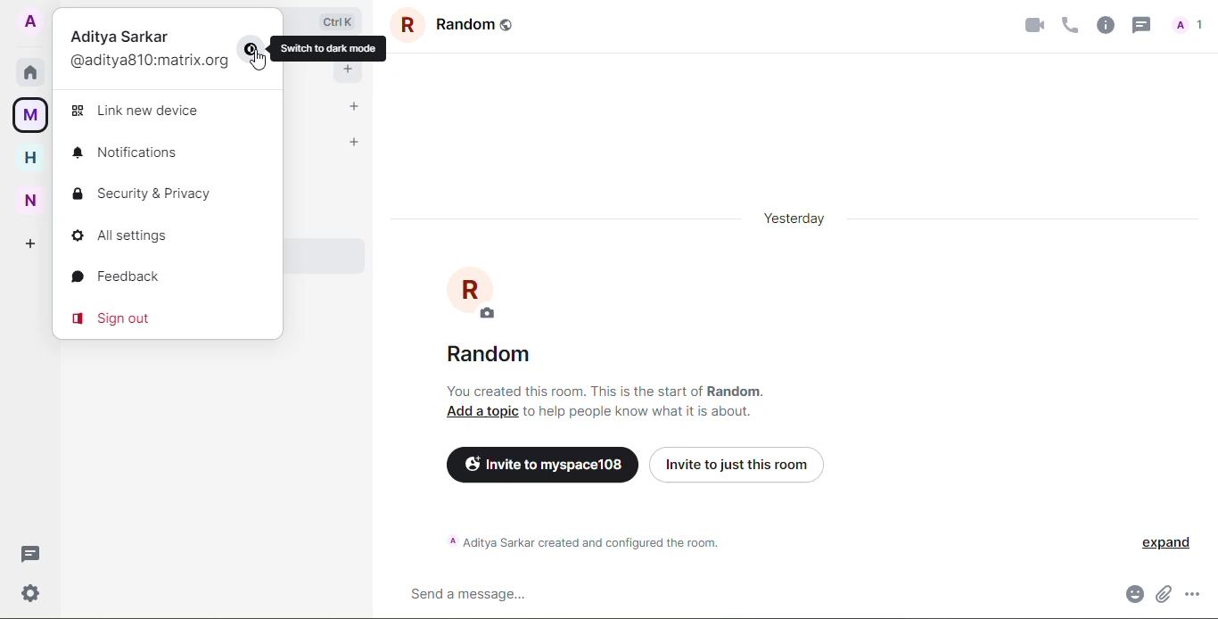  I want to click on group, so click(448, 25).